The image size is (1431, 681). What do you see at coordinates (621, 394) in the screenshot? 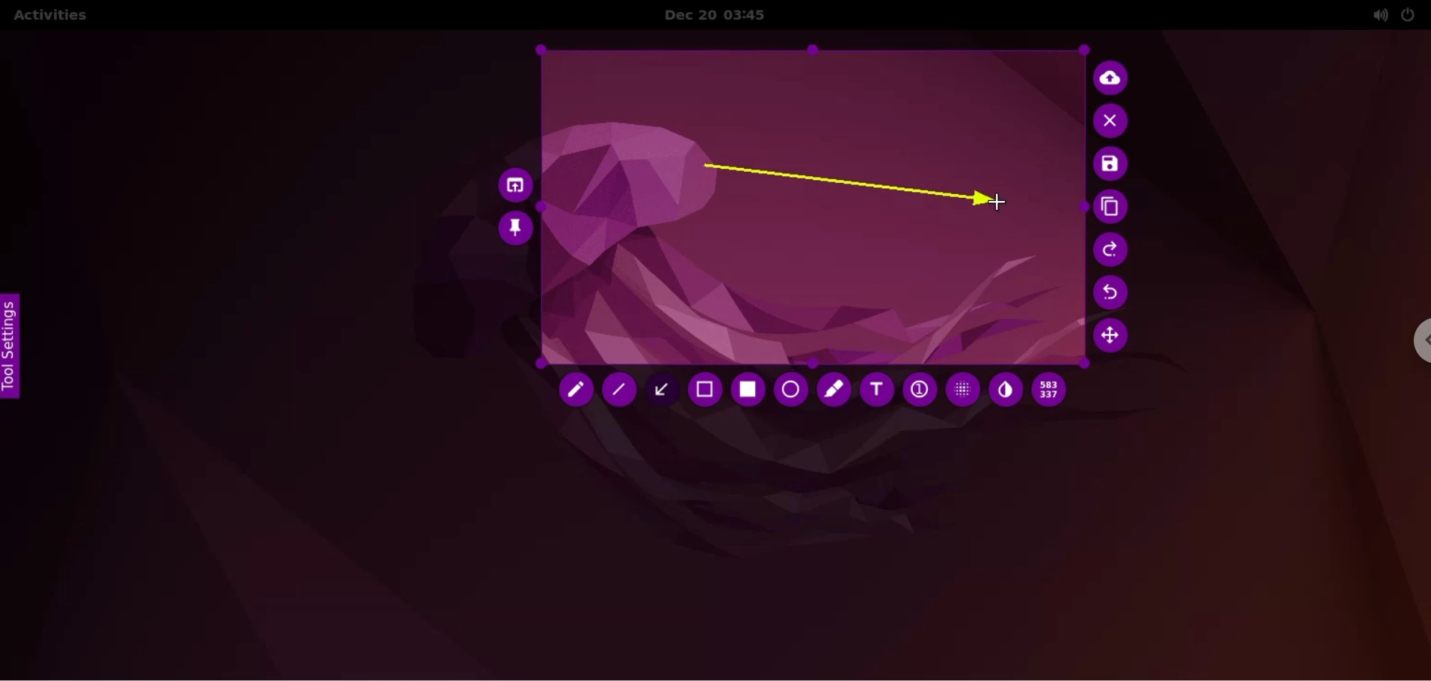
I see `line tool` at bounding box center [621, 394].